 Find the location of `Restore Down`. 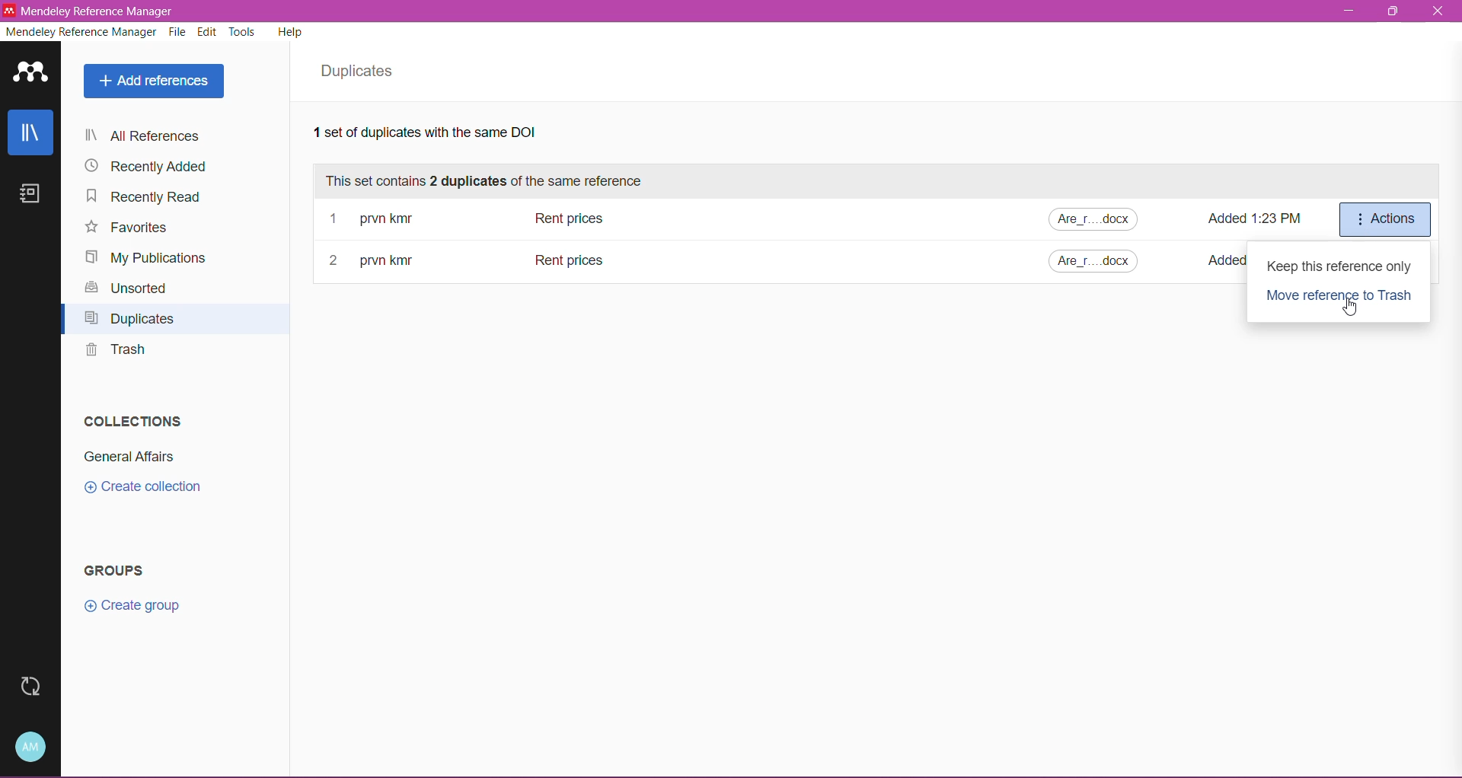

Restore Down is located at coordinates (1395, 11).